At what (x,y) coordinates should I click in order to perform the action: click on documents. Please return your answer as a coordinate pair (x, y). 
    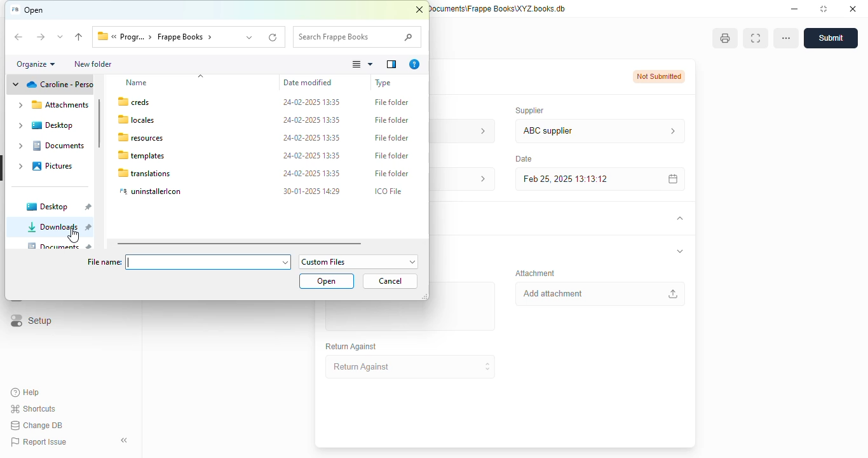
    Looking at the image, I should click on (60, 246).